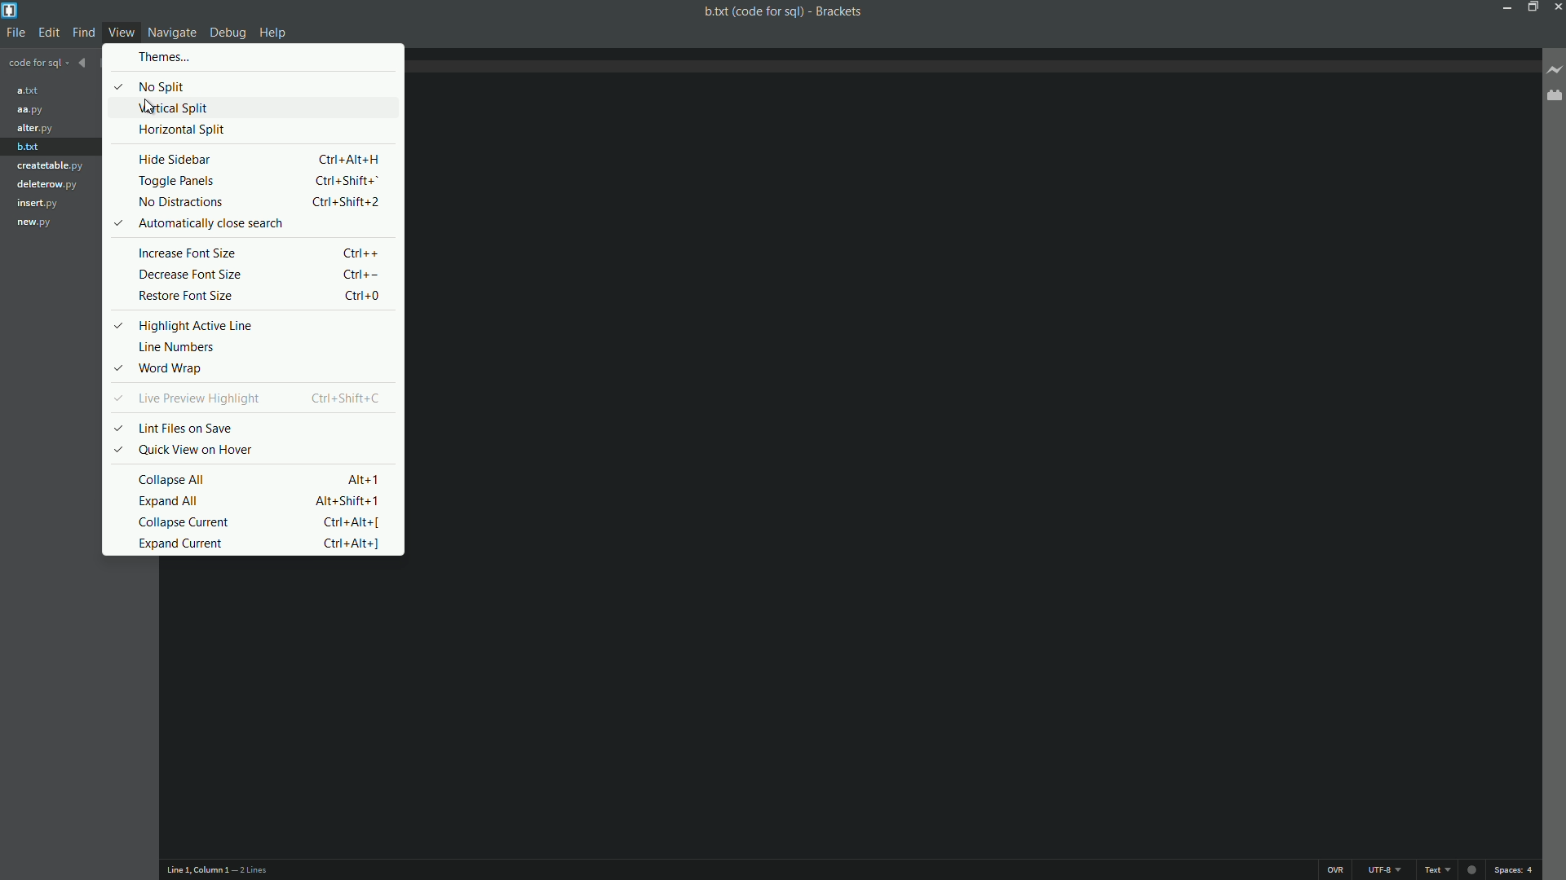 The image size is (1566, 880). Describe the element at coordinates (261, 521) in the screenshot. I see `collapse current` at that location.